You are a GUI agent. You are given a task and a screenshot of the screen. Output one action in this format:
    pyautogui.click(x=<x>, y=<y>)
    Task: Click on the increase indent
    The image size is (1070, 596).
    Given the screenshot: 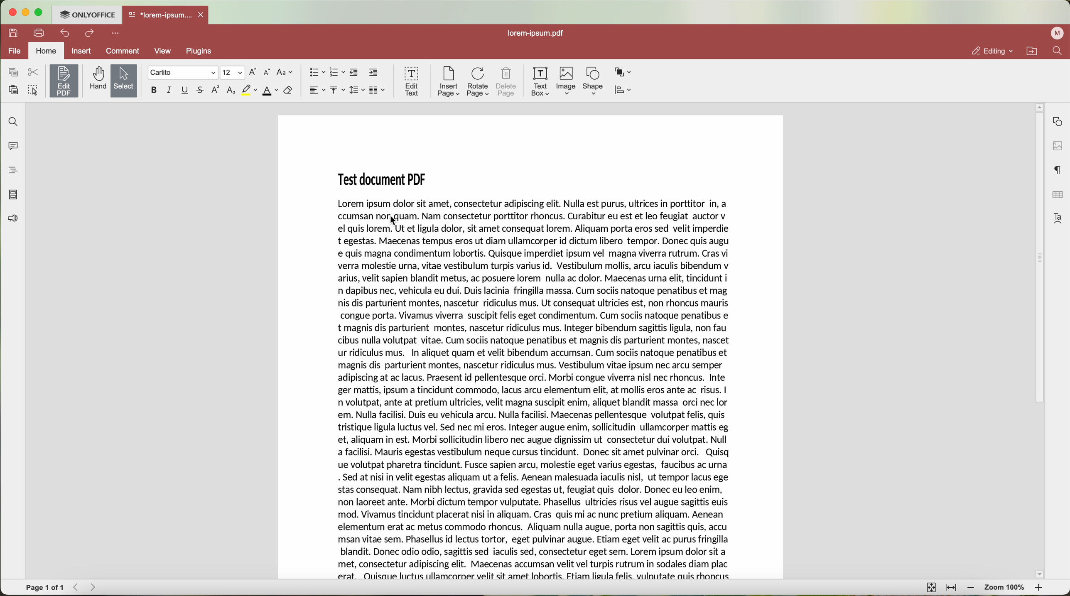 What is the action you would take?
    pyautogui.click(x=374, y=73)
    